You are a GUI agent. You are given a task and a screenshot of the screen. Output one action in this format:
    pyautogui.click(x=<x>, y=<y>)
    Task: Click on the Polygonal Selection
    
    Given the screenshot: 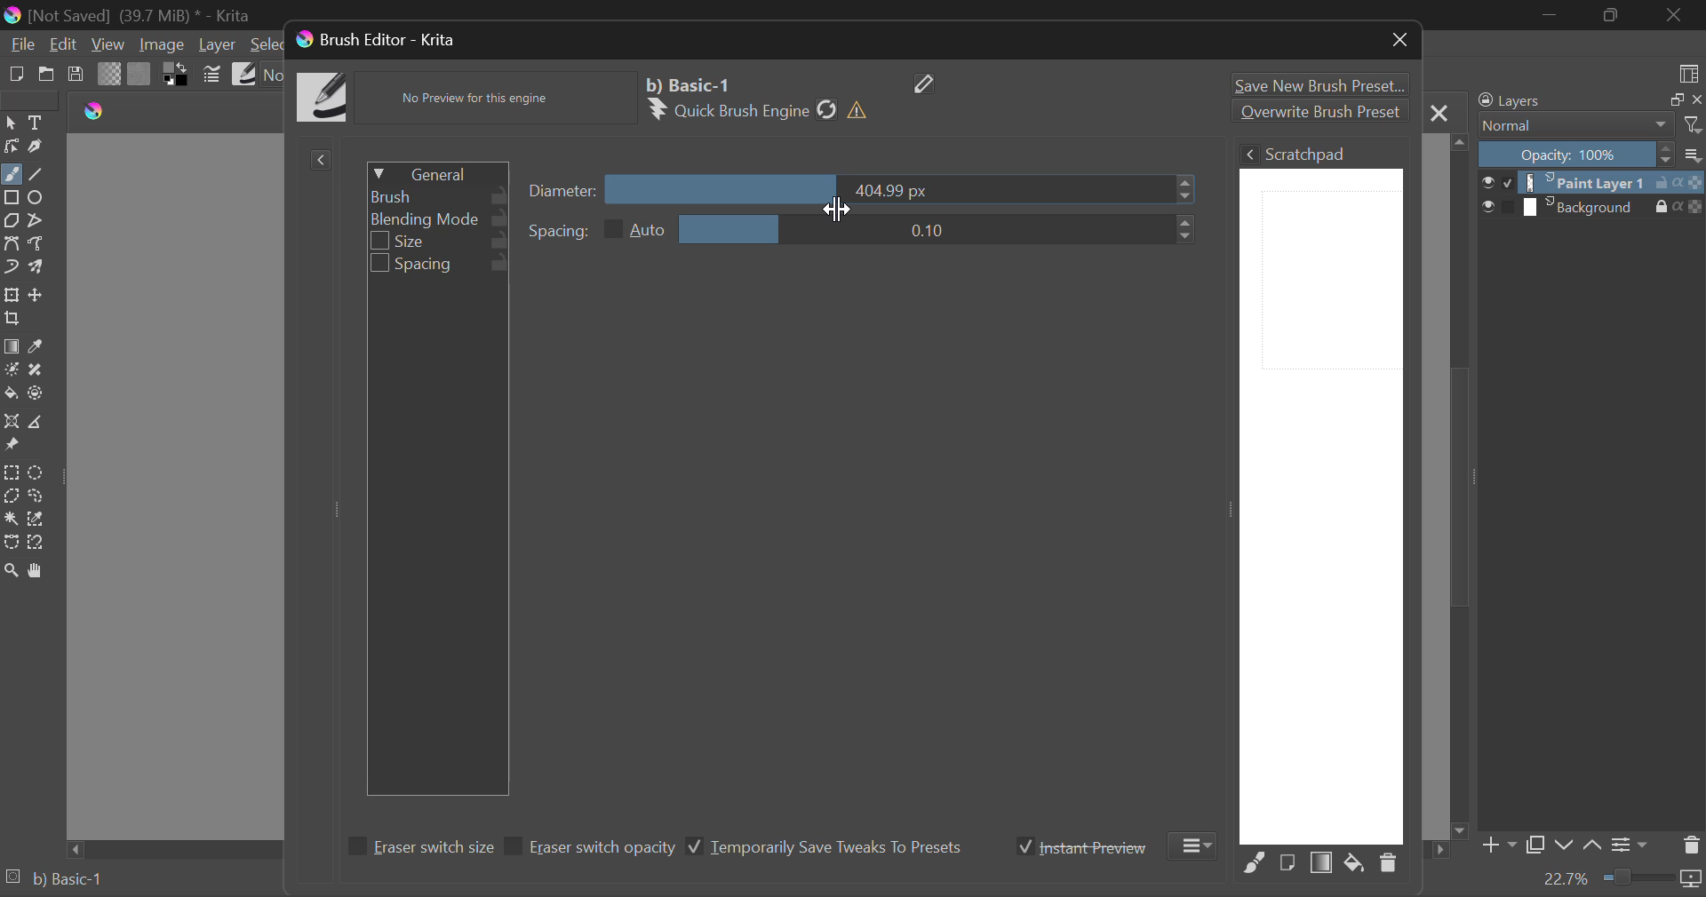 What is the action you would take?
    pyautogui.click(x=11, y=496)
    